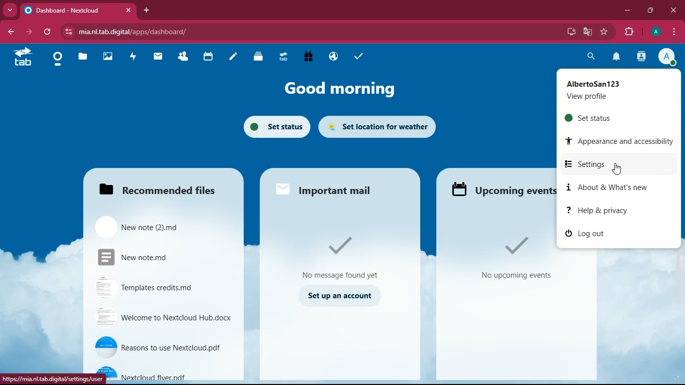 The width and height of the screenshot is (685, 385). I want to click on refresh, so click(48, 31).